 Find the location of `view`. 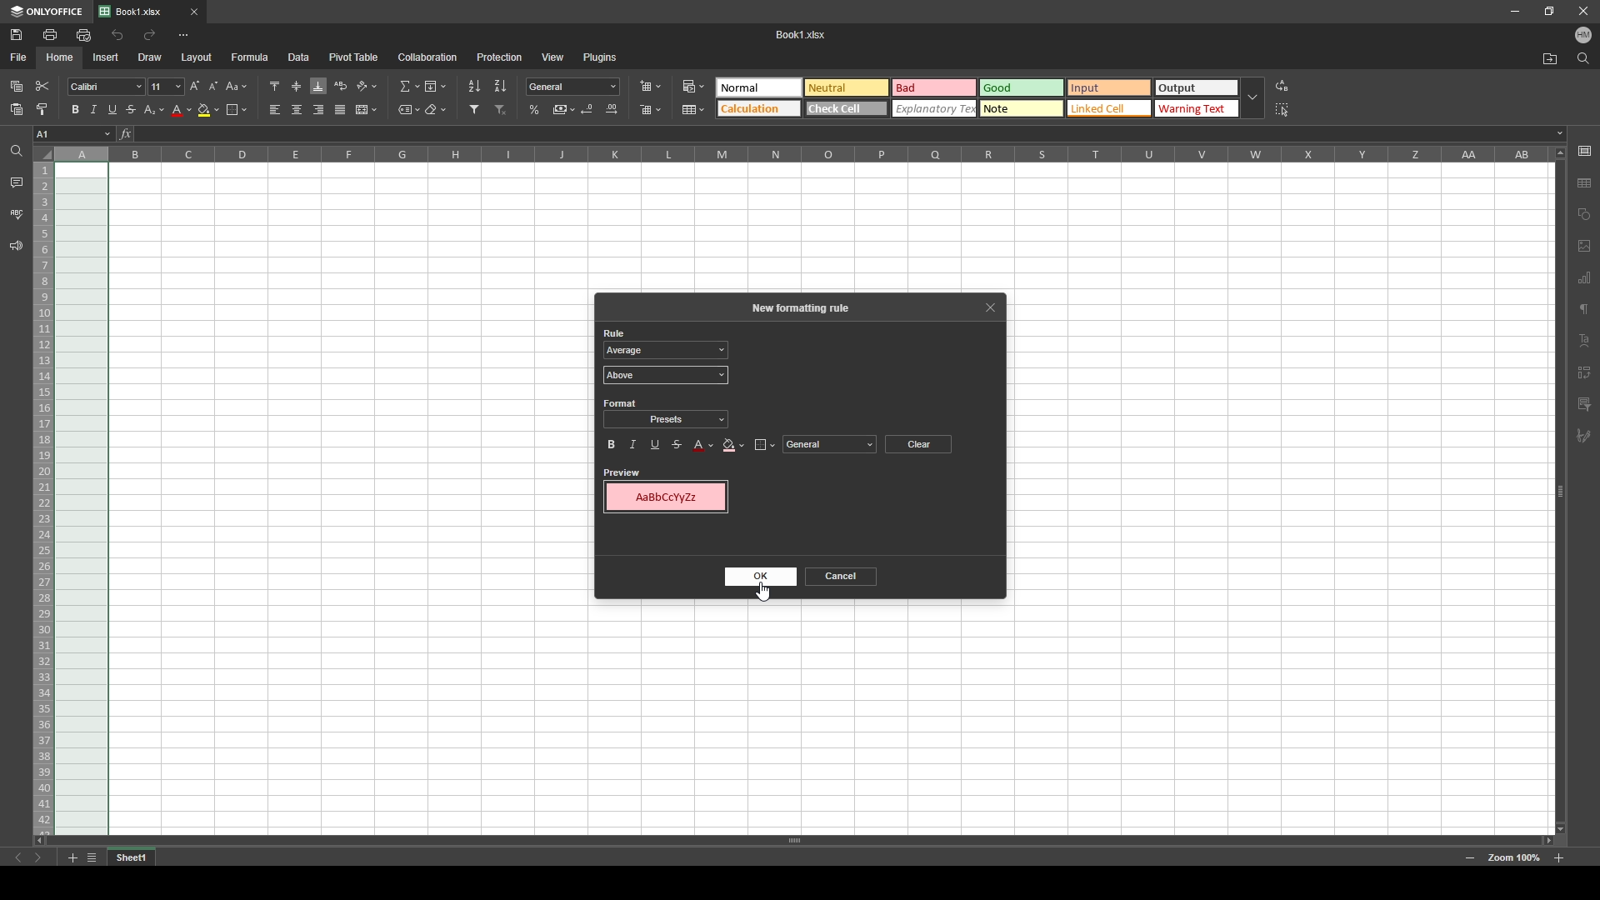

view is located at coordinates (553, 57).